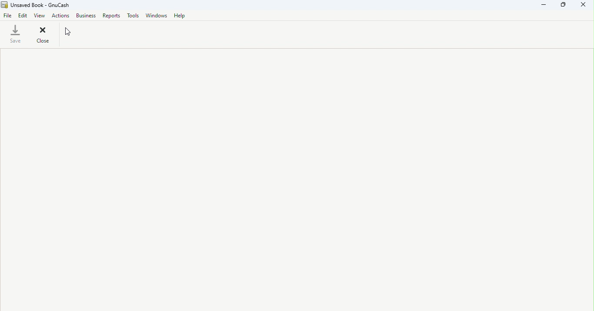 This screenshot has width=594, height=311. What do you see at coordinates (134, 16) in the screenshot?
I see `Tools` at bounding box center [134, 16].